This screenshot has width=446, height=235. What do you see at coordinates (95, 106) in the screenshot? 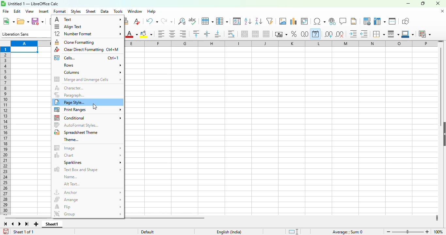
I see `cursor` at bounding box center [95, 106].